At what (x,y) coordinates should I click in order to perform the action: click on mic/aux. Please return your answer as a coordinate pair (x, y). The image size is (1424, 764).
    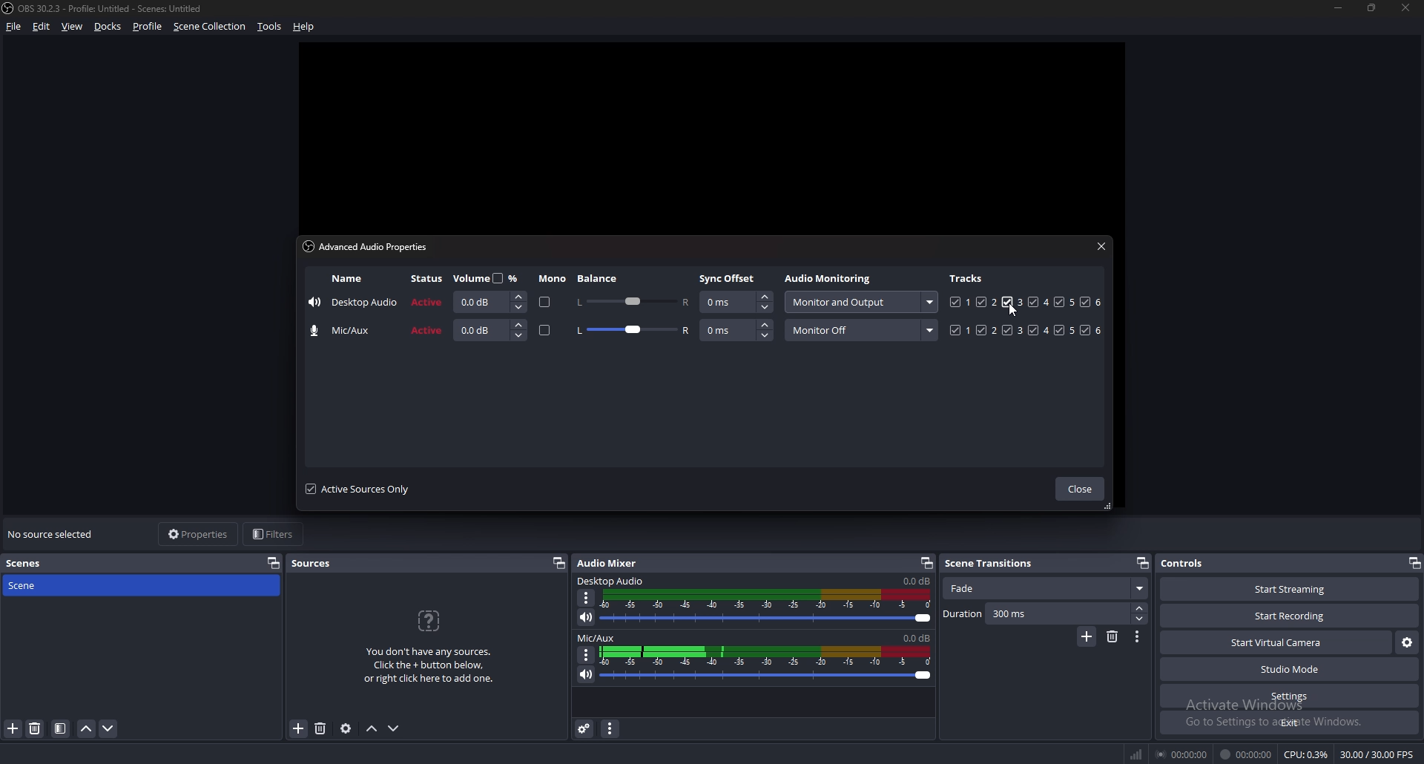
    Looking at the image, I should click on (597, 639).